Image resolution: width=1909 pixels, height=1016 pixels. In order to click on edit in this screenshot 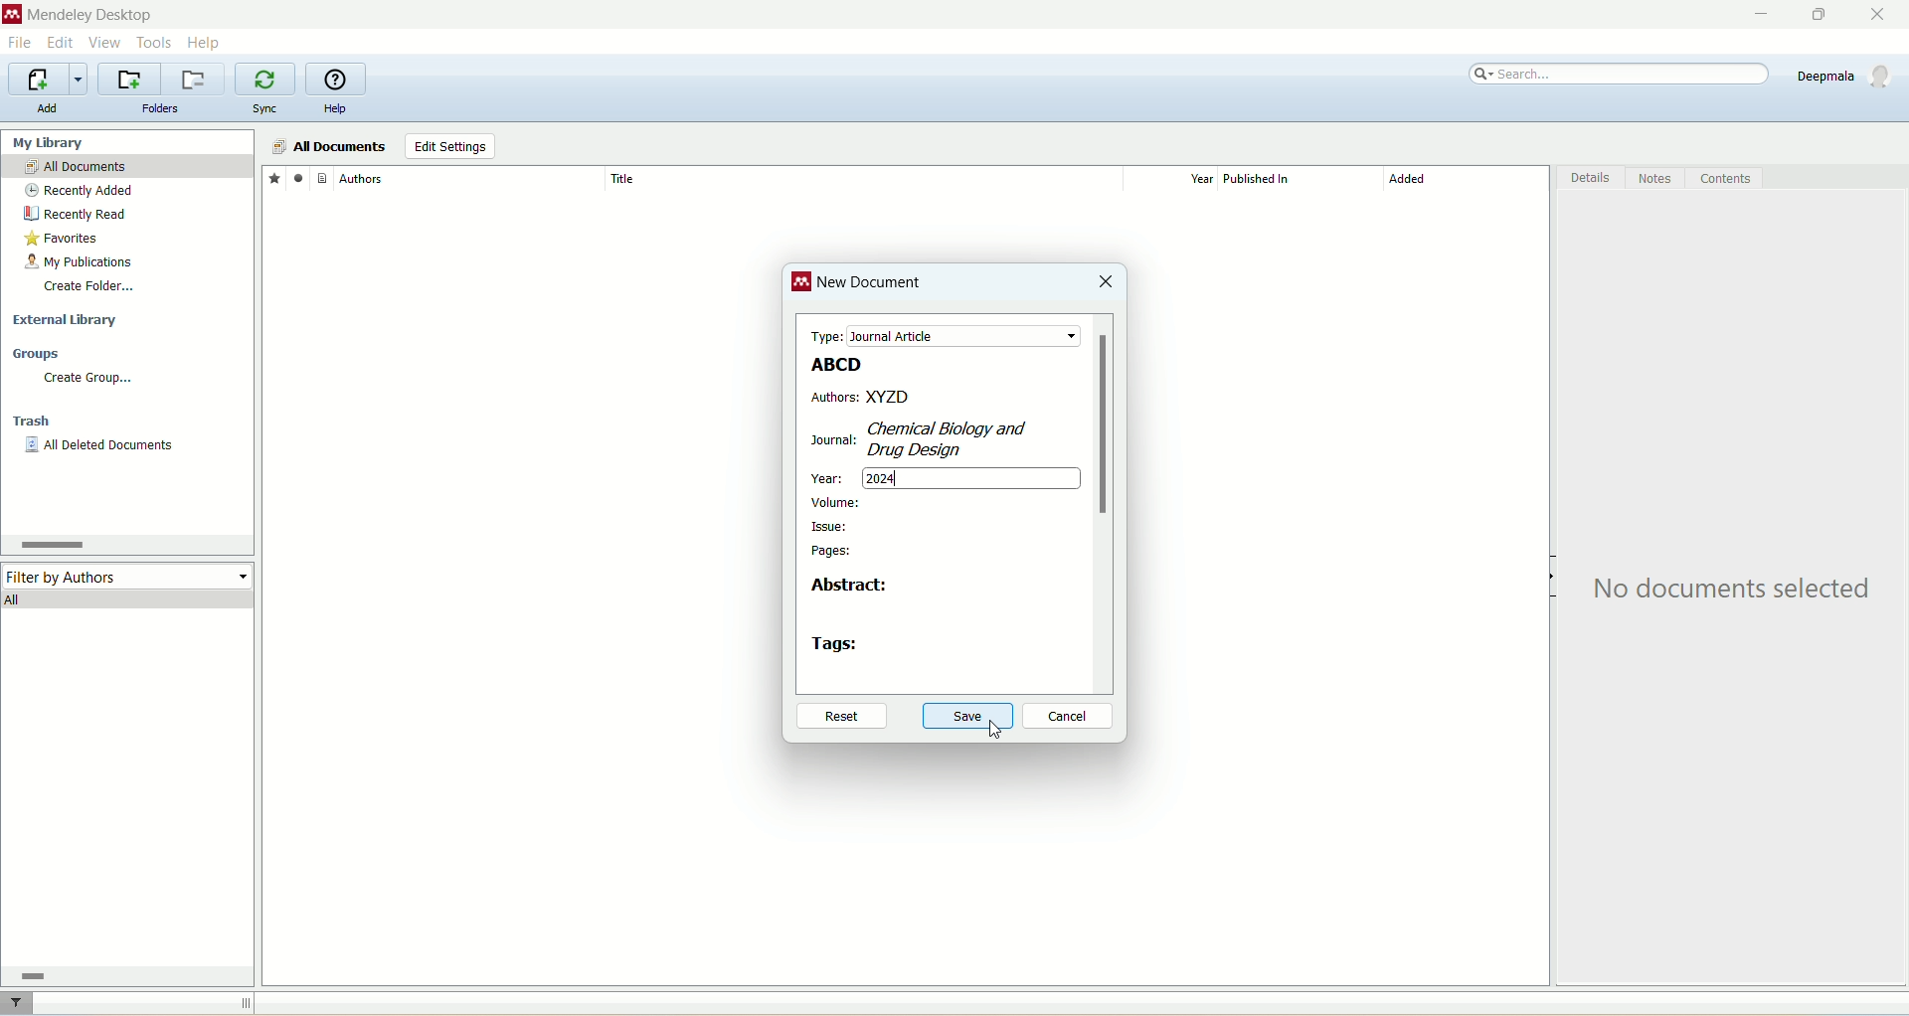, I will do `click(59, 43)`.